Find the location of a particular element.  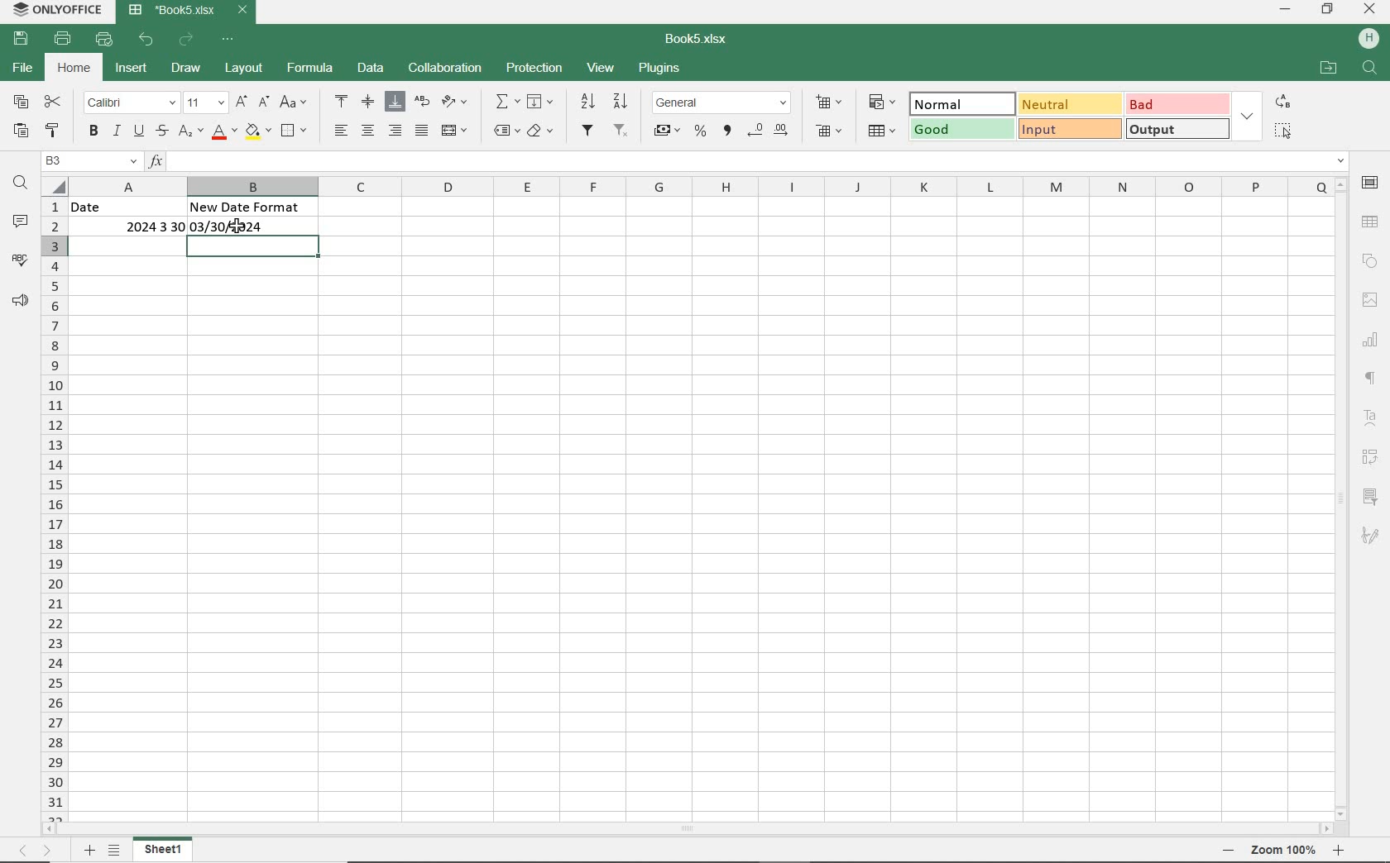

SUBSCRIPT/SUPERSCRIPT is located at coordinates (191, 132).